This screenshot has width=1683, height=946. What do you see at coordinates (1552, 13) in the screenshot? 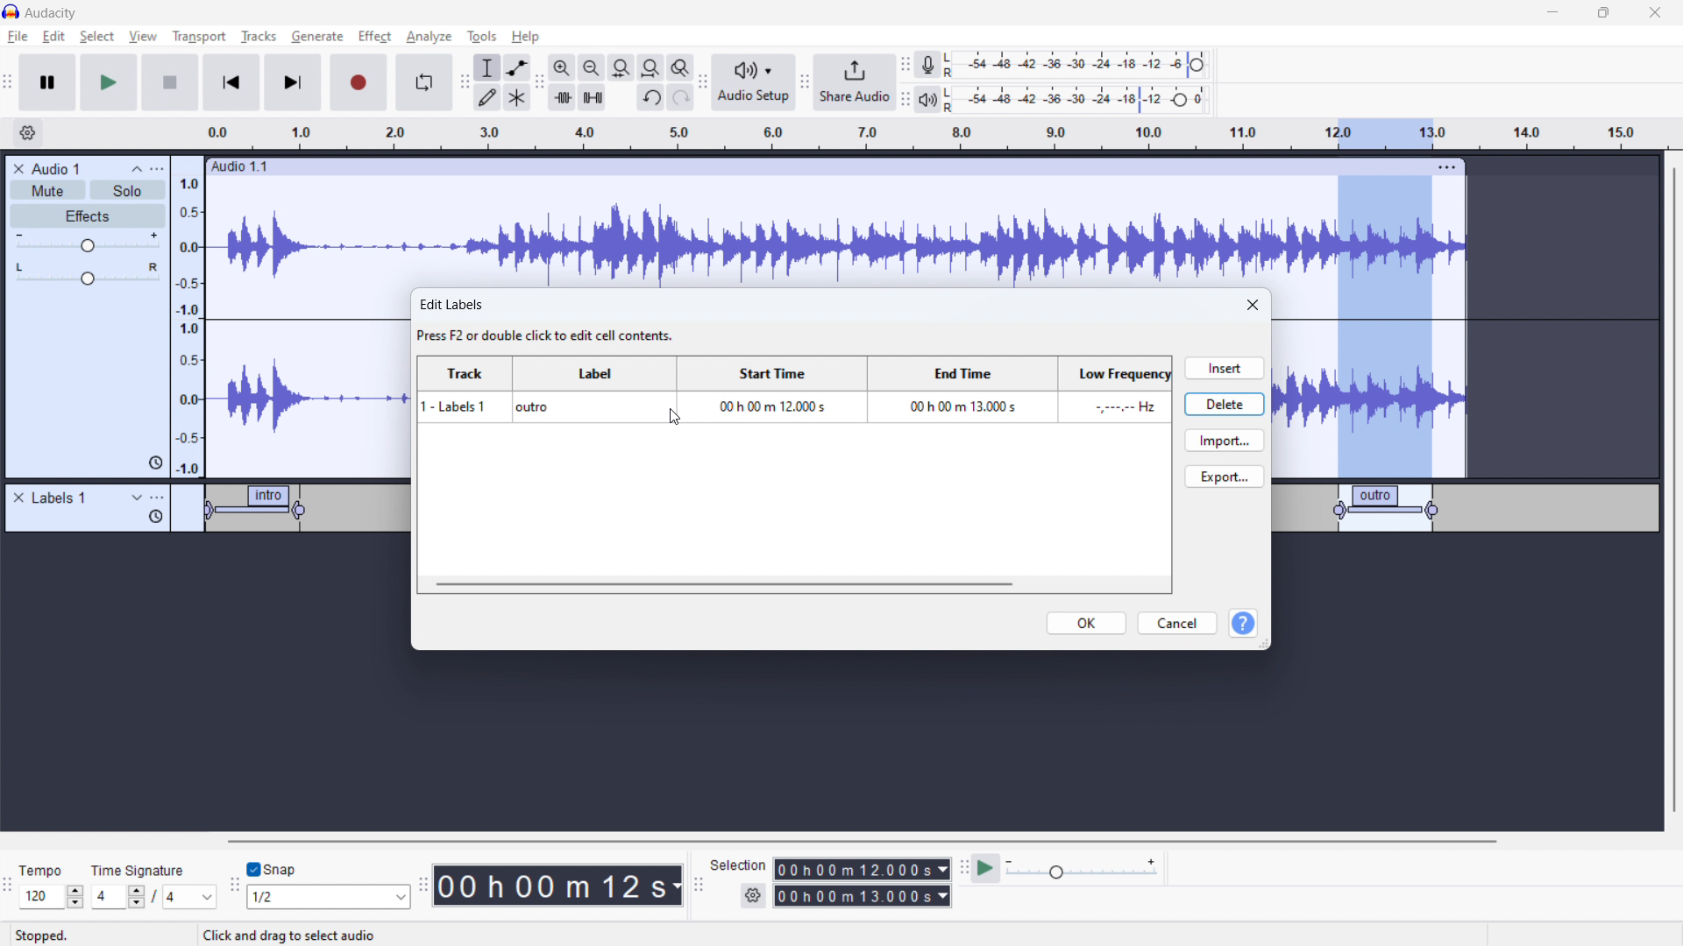
I see `minimize` at bounding box center [1552, 13].